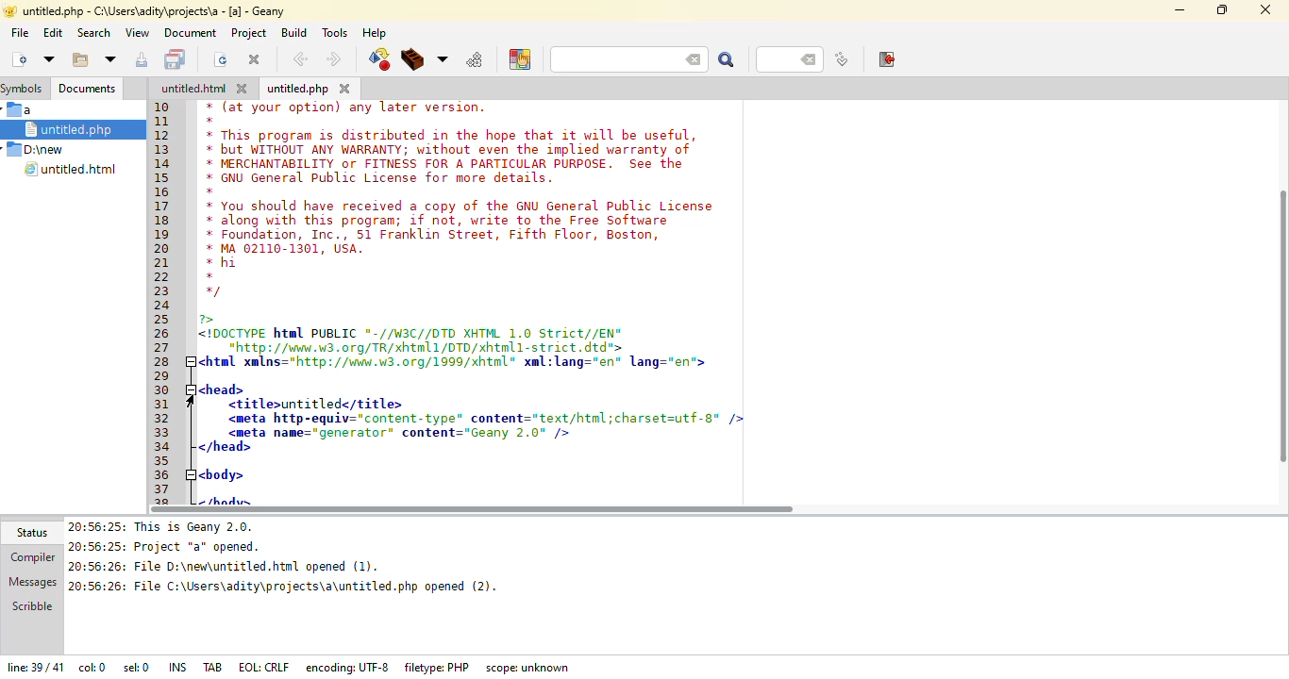 This screenshot has height=679, width=1289. Describe the element at coordinates (22, 109) in the screenshot. I see `a` at that location.